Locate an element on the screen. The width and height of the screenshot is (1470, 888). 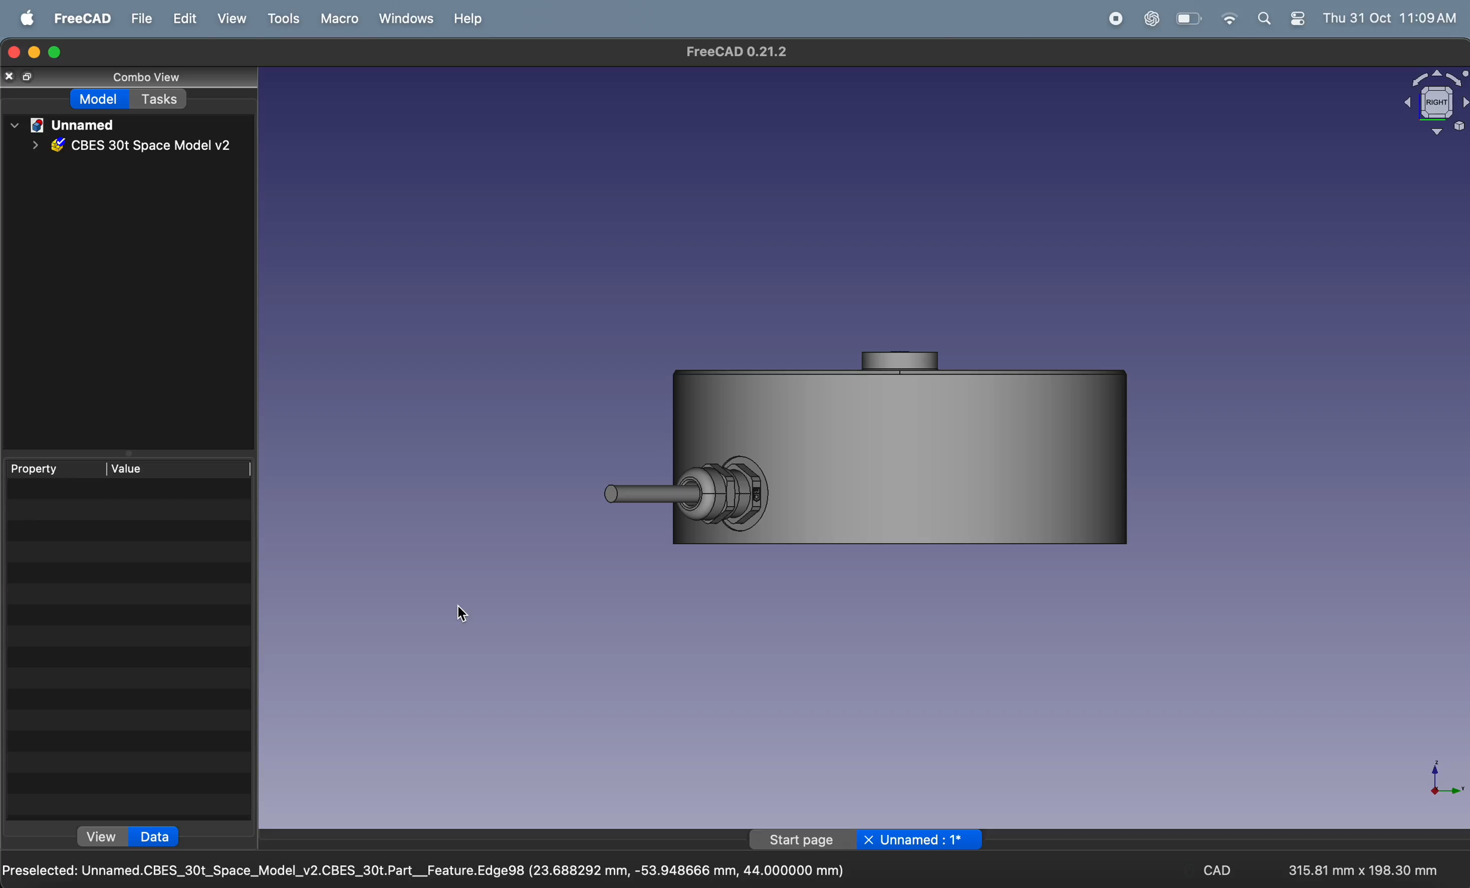
file is located at coordinates (142, 18).